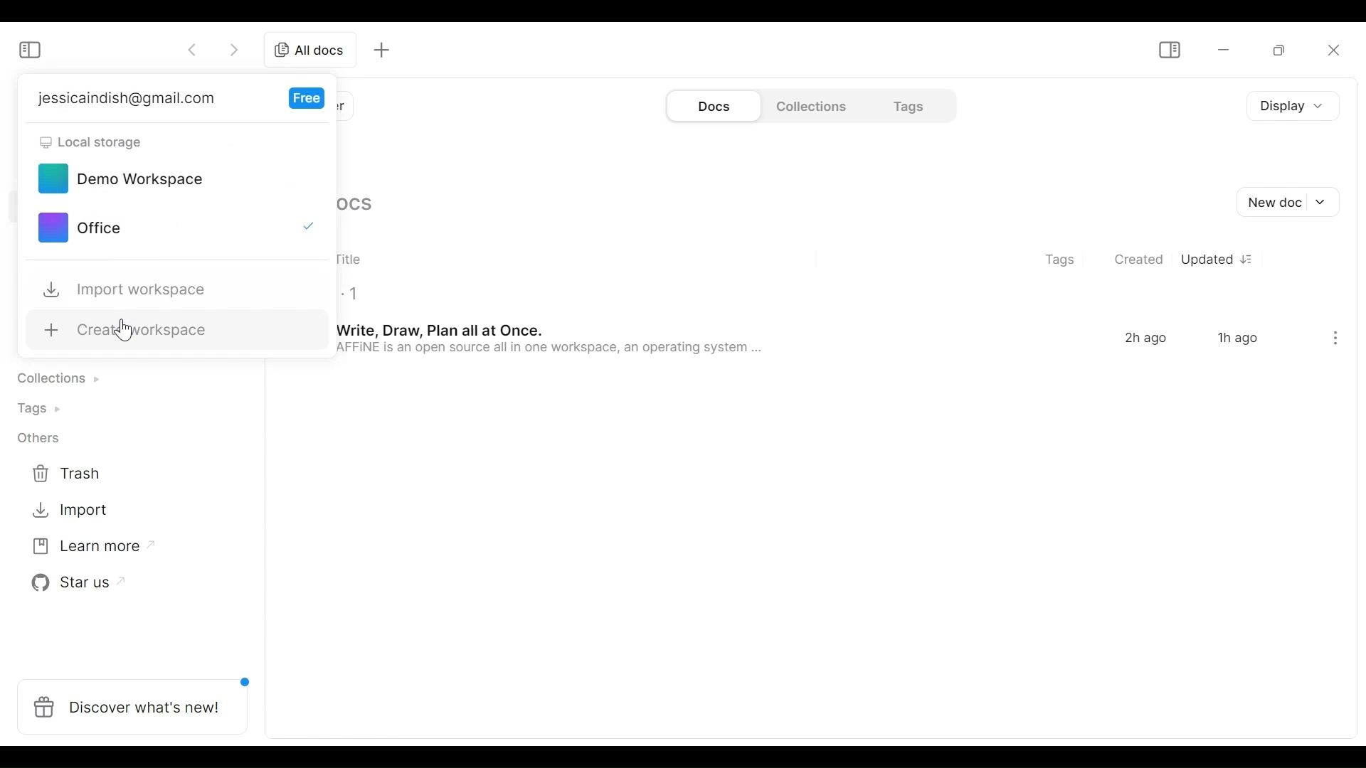 This screenshot has width=1366, height=768. Describe the element at coordinates (1279, 49) in the screenshot. I see `Restore` at that location.